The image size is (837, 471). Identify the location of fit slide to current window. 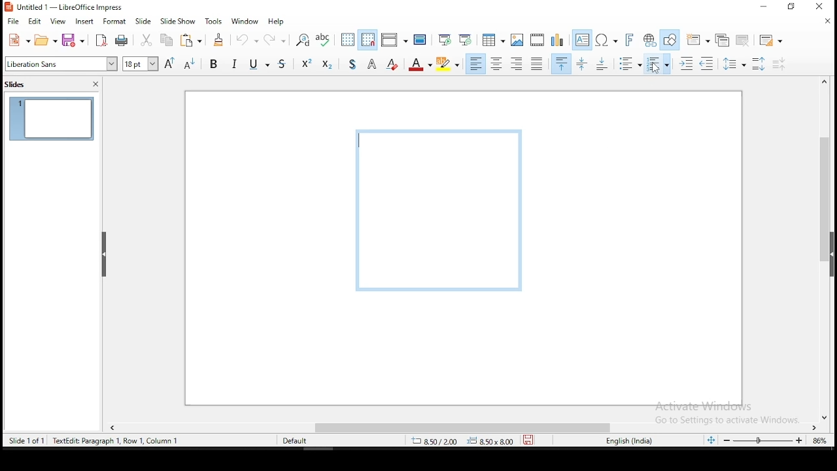
(711, 440).